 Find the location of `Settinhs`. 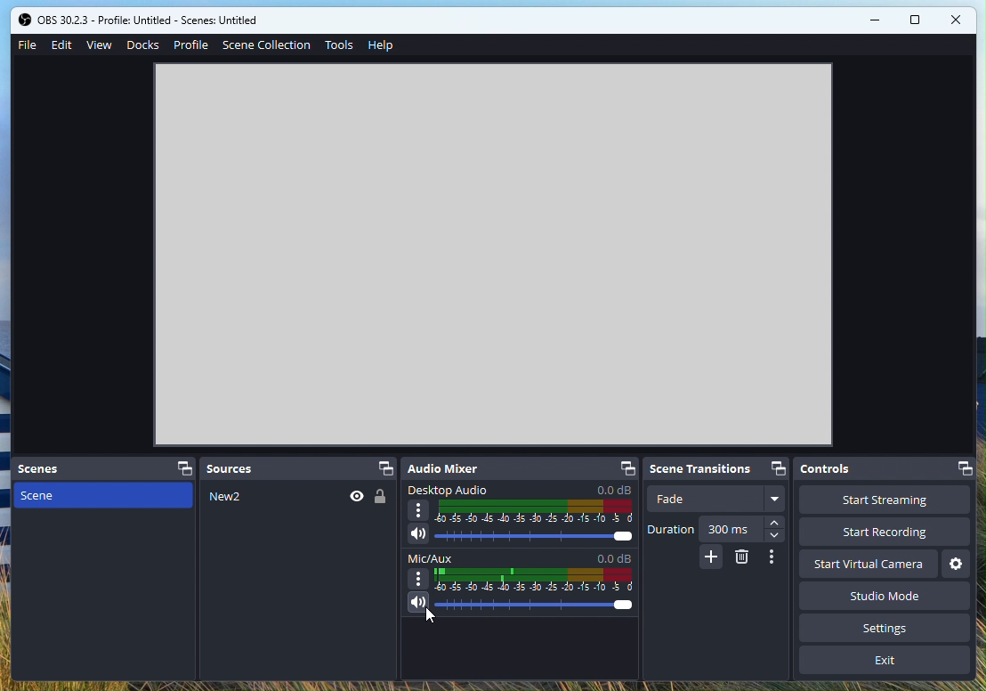

Settinhs is located at coordinates (893, 628).